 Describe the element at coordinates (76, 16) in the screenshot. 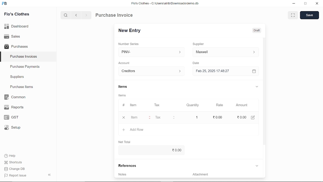

I see `previous` at that location.